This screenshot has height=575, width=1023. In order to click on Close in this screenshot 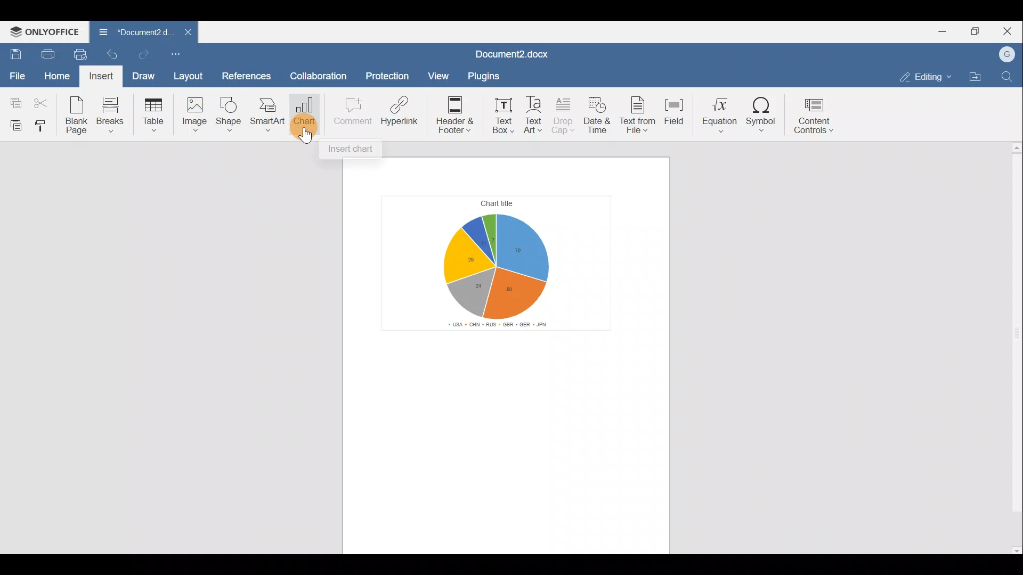, I will do `click(1009, 29)`.